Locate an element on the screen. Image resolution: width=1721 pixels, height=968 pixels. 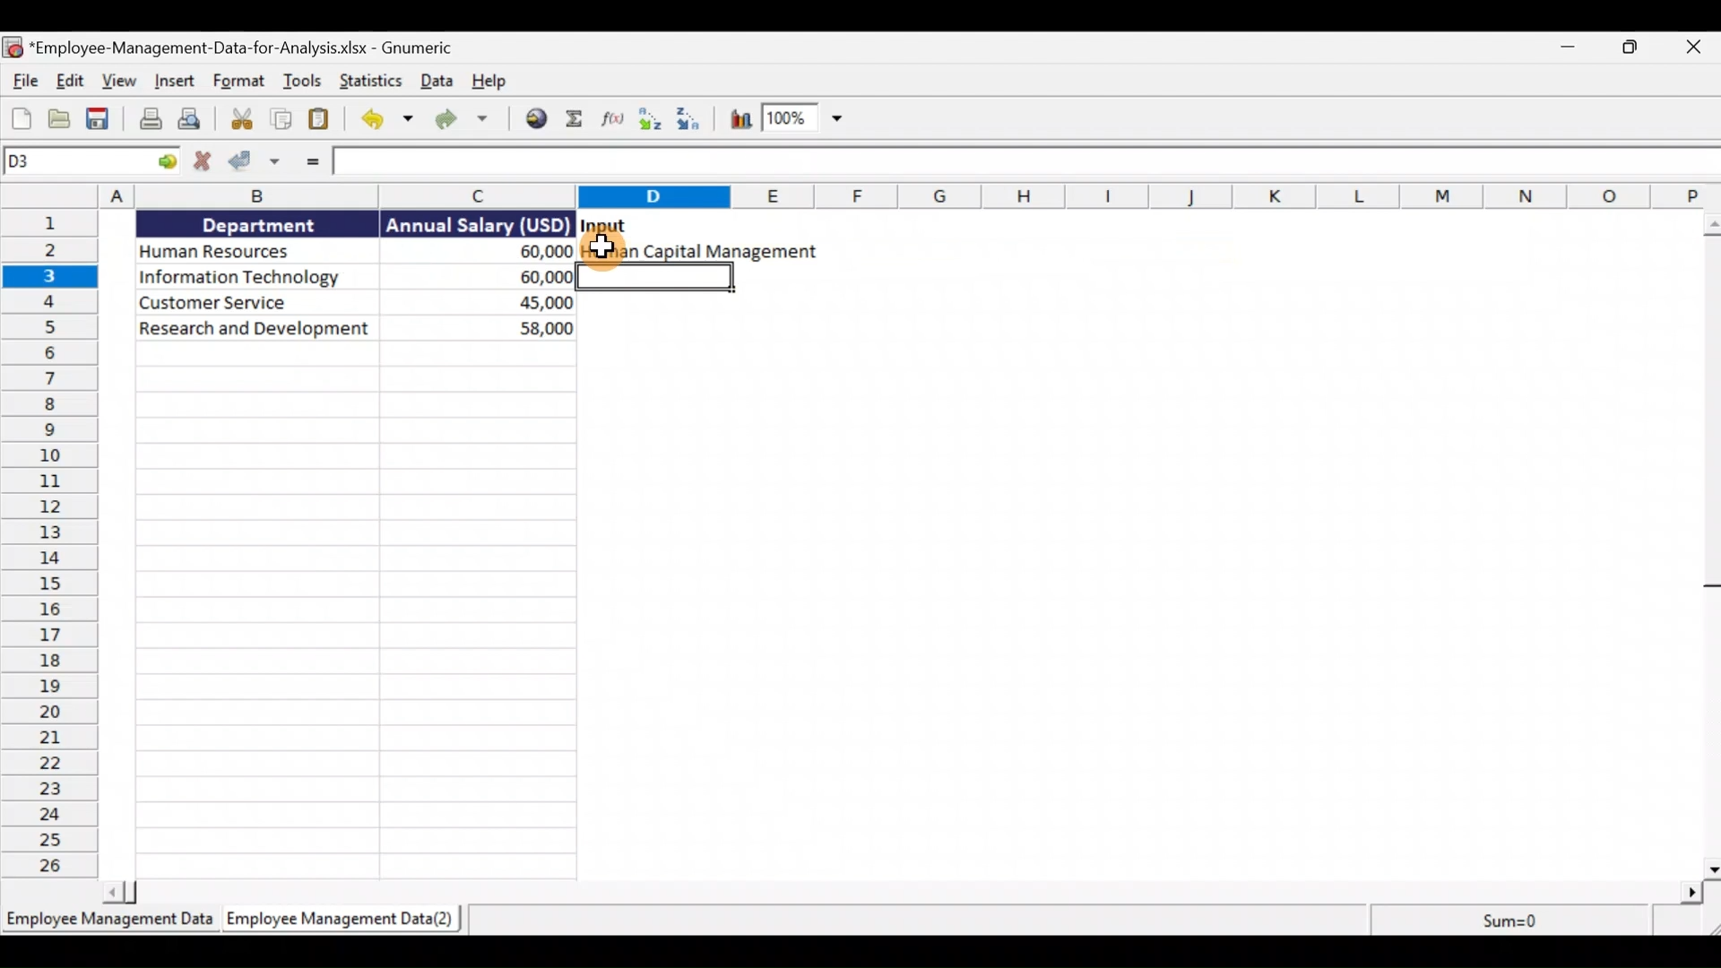
Cancel change is located at coordinates (201, 165).